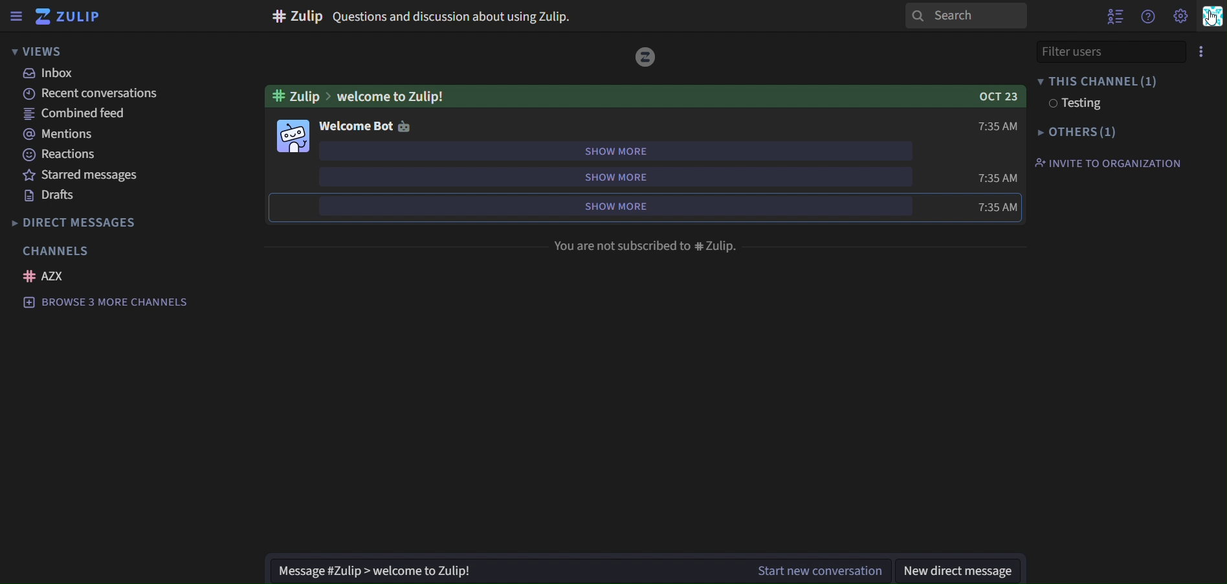 This screenshot has width=1227, height=584. What do you see at coordinates (1076, 133) in the screenshot?
I see `others` at bounding box center [1076, 133].